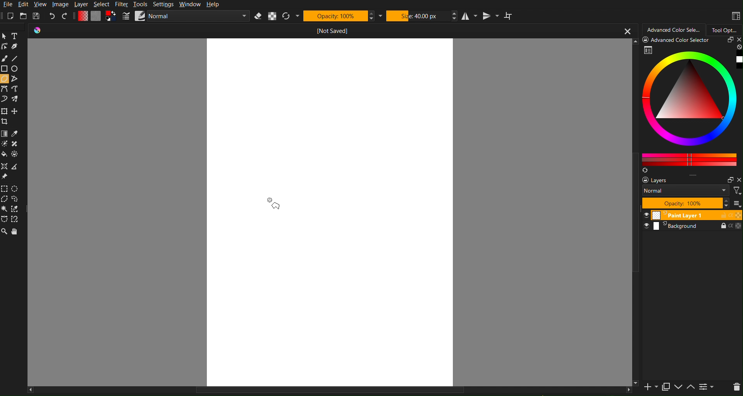  I want to click on freehand path tool, so click(18, 89).